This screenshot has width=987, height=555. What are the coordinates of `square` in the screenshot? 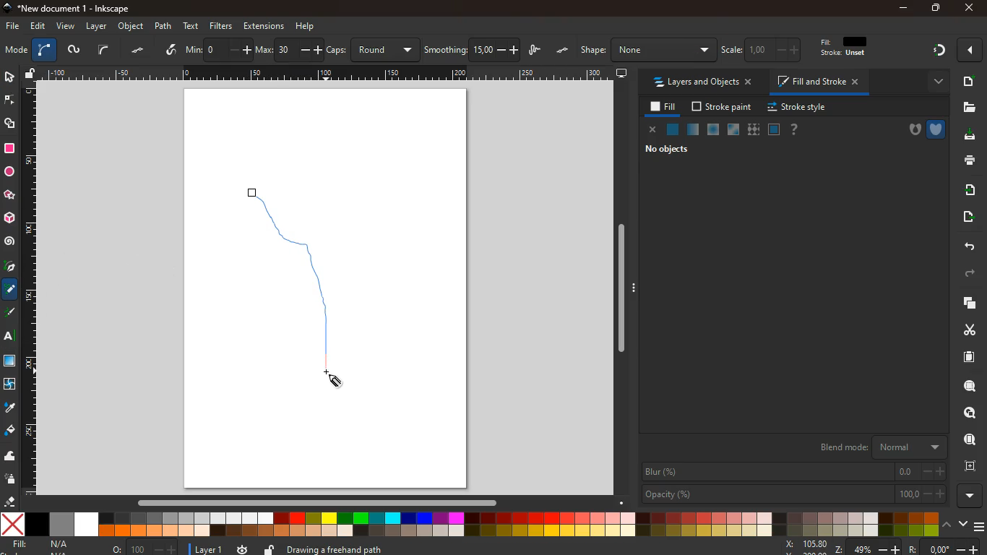 It's located at (9, 147).